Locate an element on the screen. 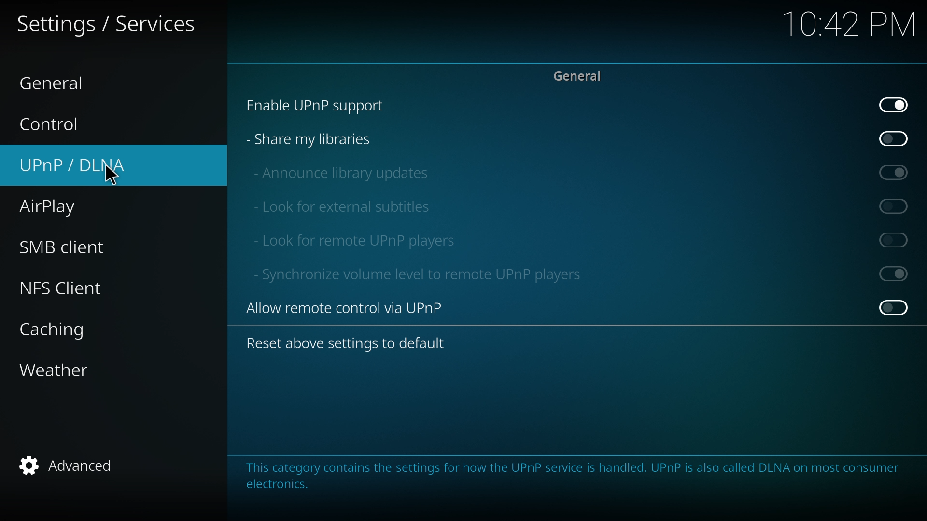 The image size is (927, 521). smb client is located at coordinates (64, 246).